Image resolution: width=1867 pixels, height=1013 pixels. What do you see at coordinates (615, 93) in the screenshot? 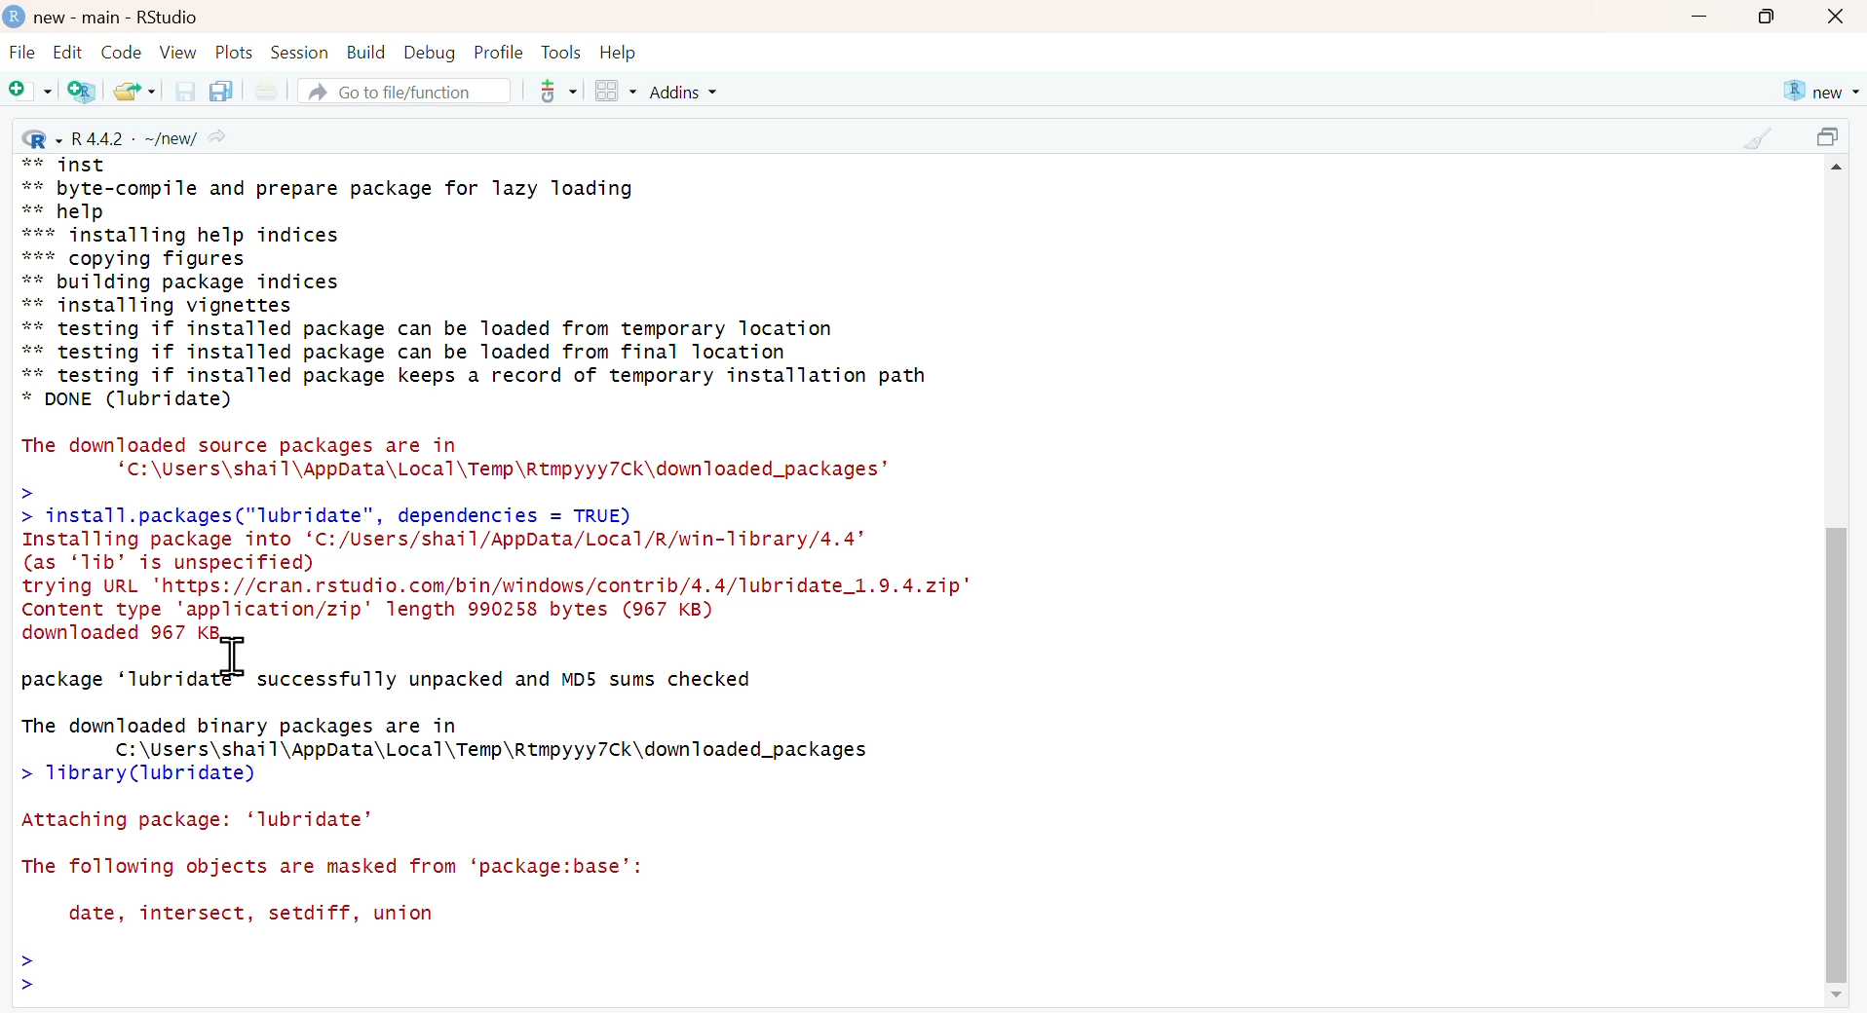
I see `Workspace panes` at bounding box center [615, 93].